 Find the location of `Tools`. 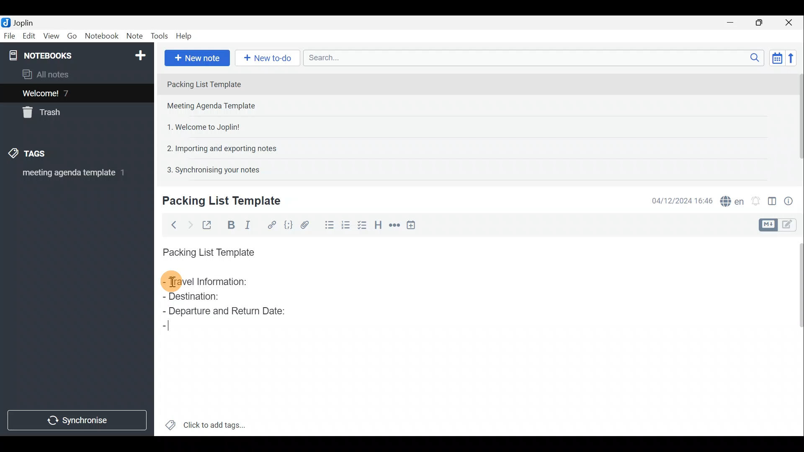

Tools is located at coordinates (160, 36).